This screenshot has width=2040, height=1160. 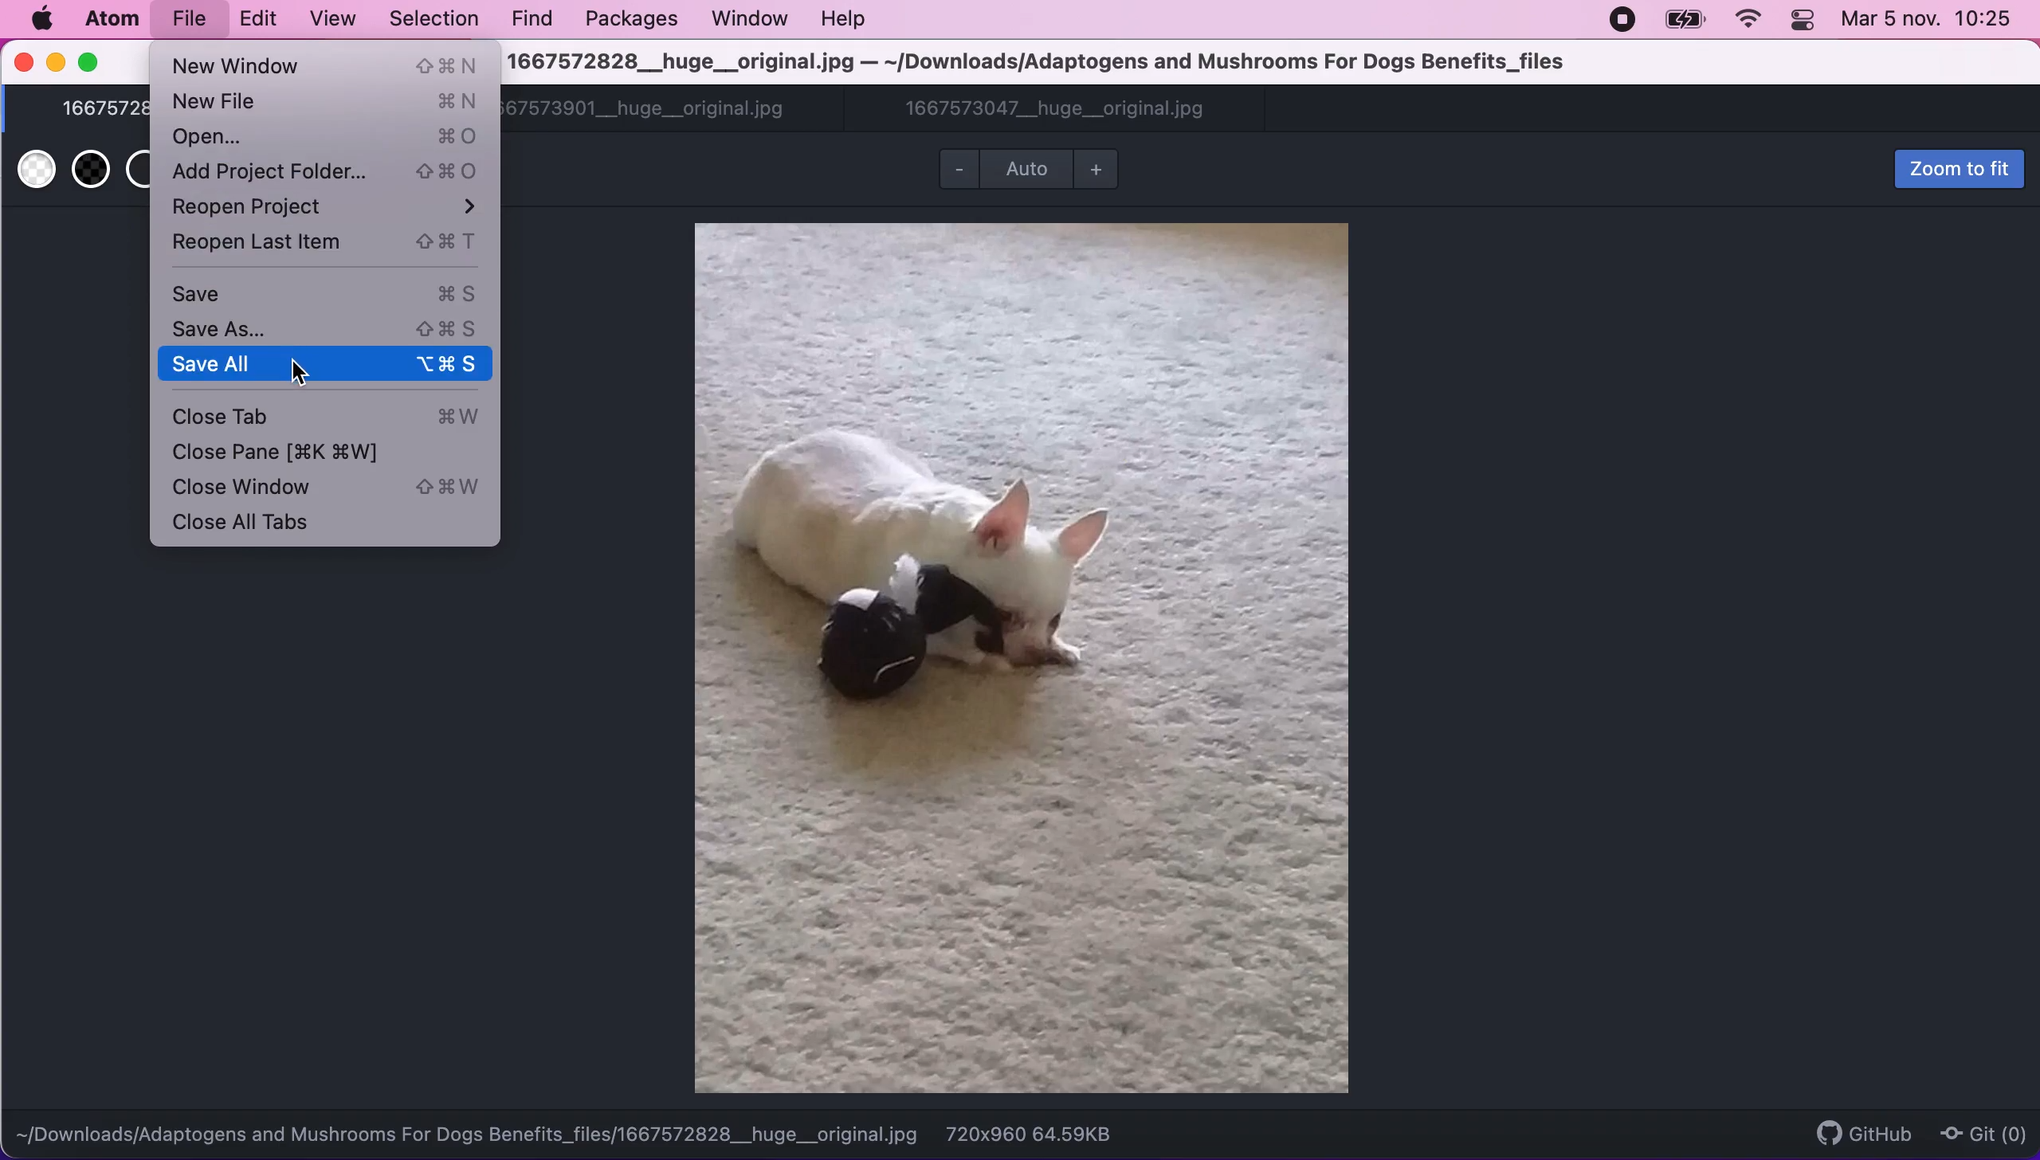 I want to click on use back transparent background, so click(x=91, y=174).